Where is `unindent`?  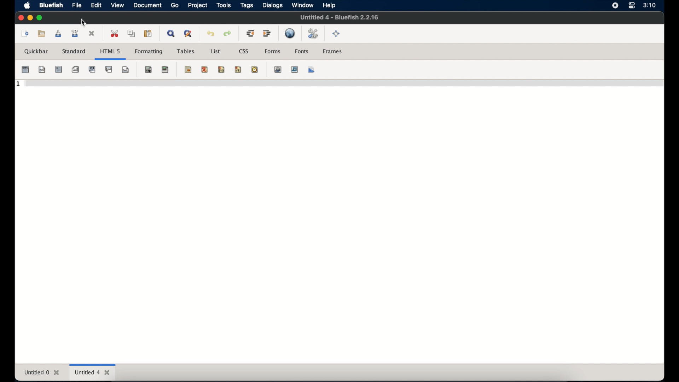
unindent is located at coordinates (250, 33).